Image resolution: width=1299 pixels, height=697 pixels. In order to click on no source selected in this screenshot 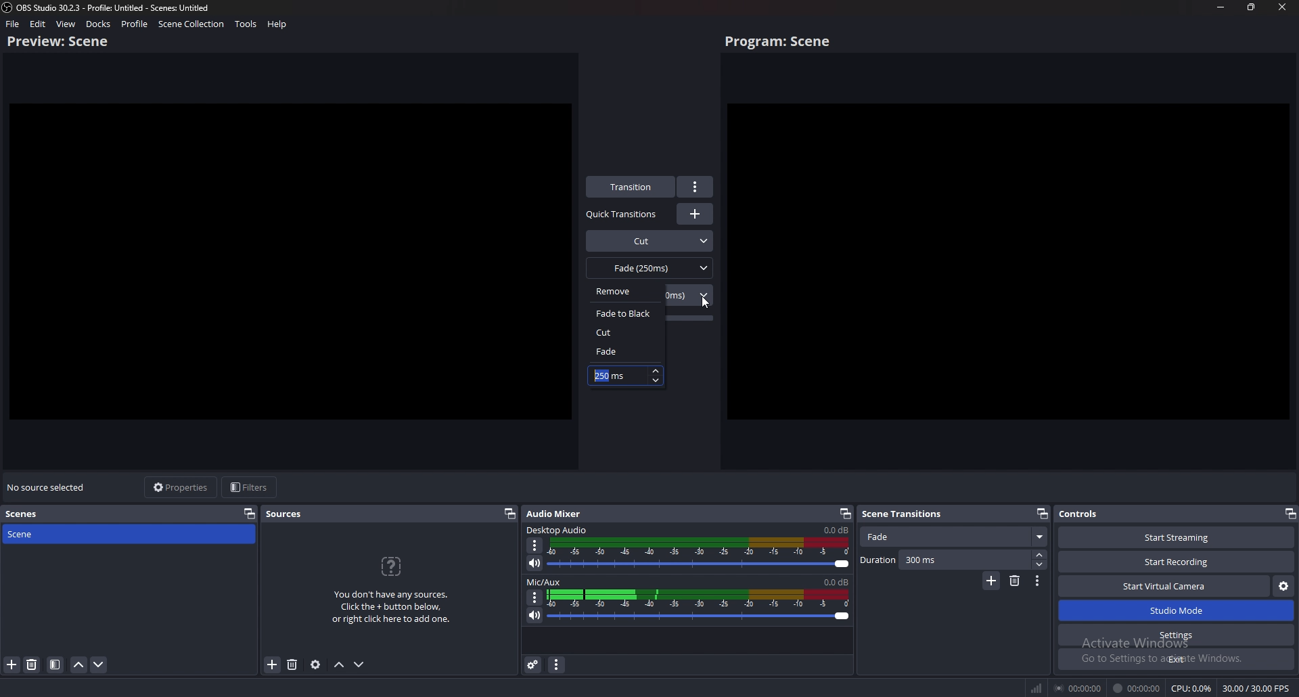, I will do `click(47, 487)`.